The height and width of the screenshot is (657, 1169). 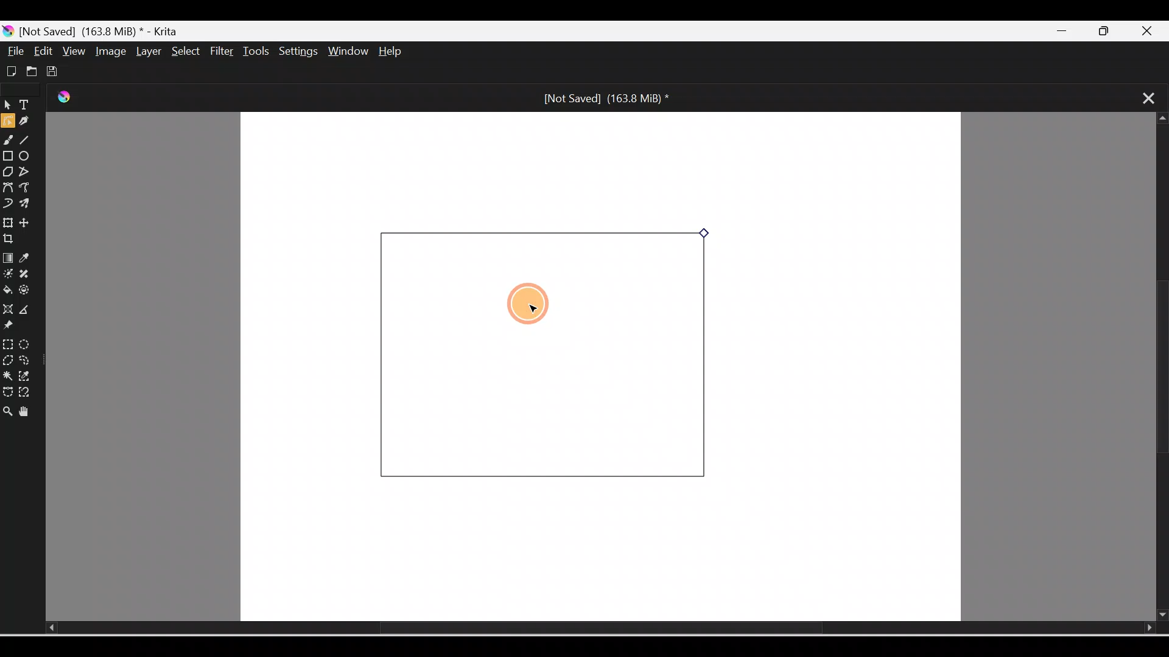 What do you see at coordinates (16, 51) in the screenshot?
I see `File` at bounding box center [16, 51].